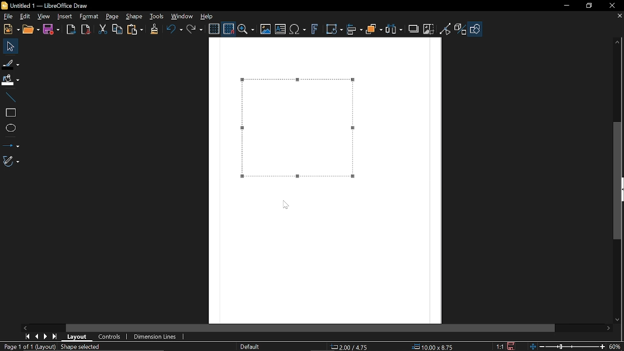  I want to click on Lines and arrows, so click(11, 143).